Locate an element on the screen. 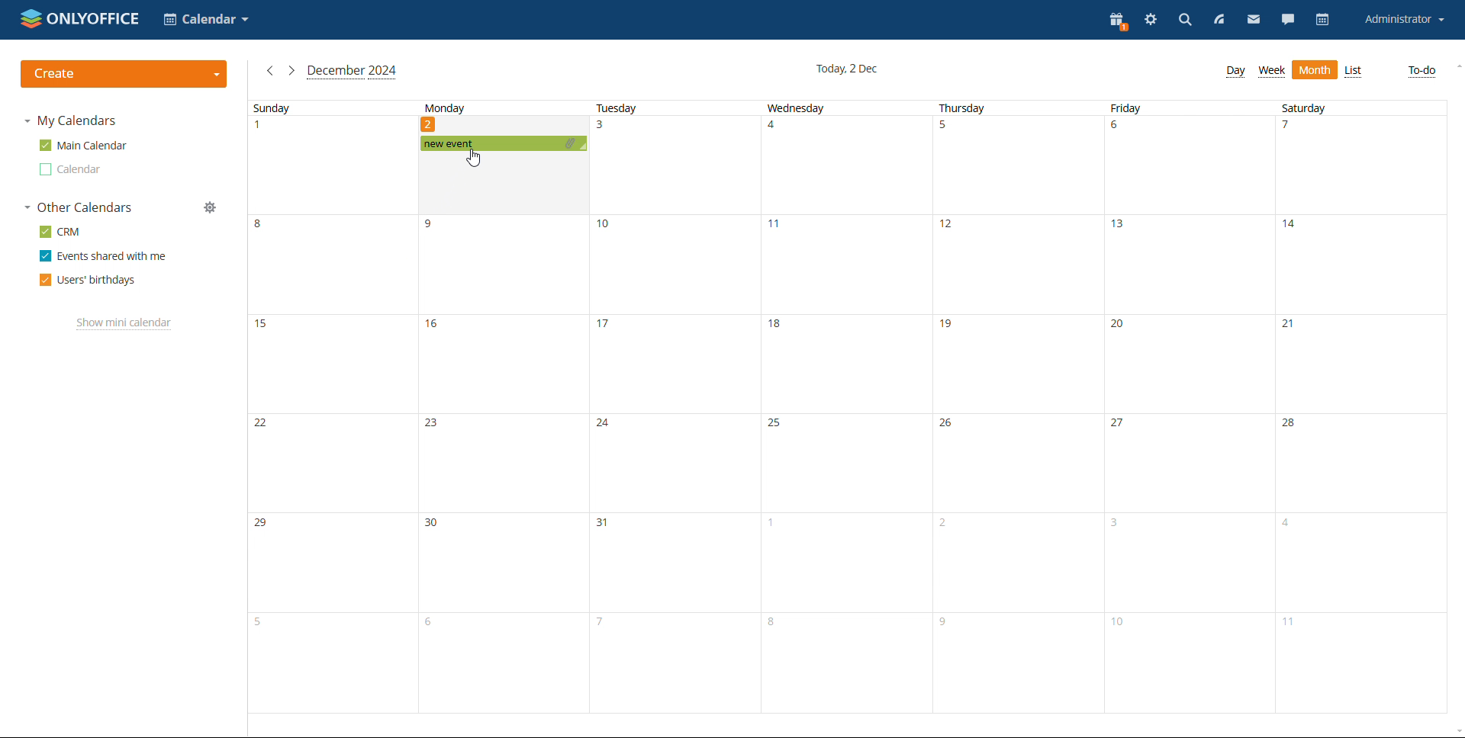  Thursday is located at coordinates (964, 108).